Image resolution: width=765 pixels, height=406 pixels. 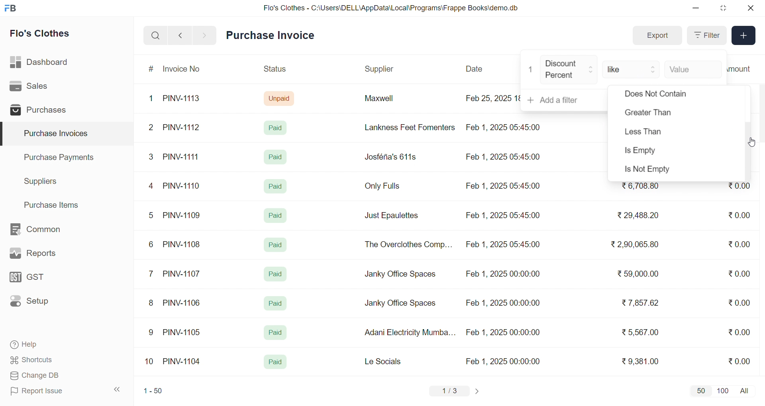 I want to click on Josféria's 611s, so click(x=389, y=156).